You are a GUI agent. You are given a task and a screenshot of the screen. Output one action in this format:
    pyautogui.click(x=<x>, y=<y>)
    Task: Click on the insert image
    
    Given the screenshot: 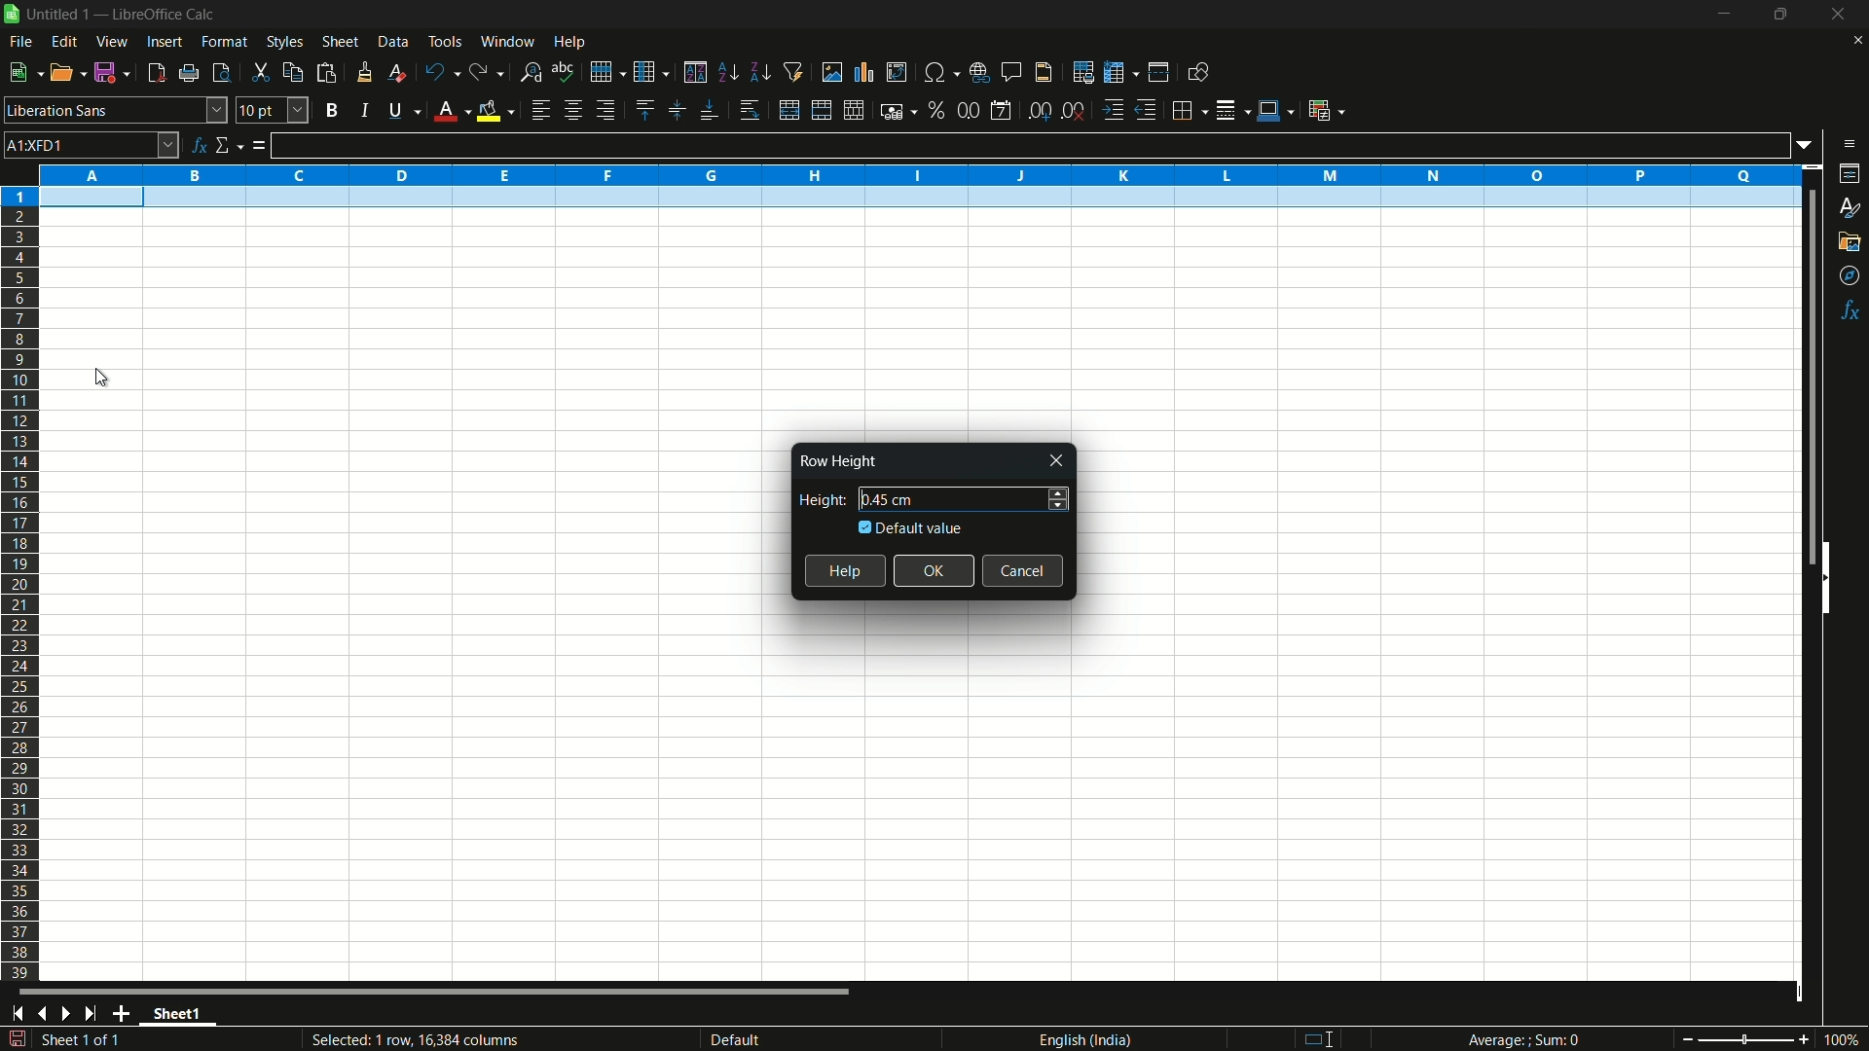 What is the action you would take?
    pyautogui.click(x=832, y=71)
    